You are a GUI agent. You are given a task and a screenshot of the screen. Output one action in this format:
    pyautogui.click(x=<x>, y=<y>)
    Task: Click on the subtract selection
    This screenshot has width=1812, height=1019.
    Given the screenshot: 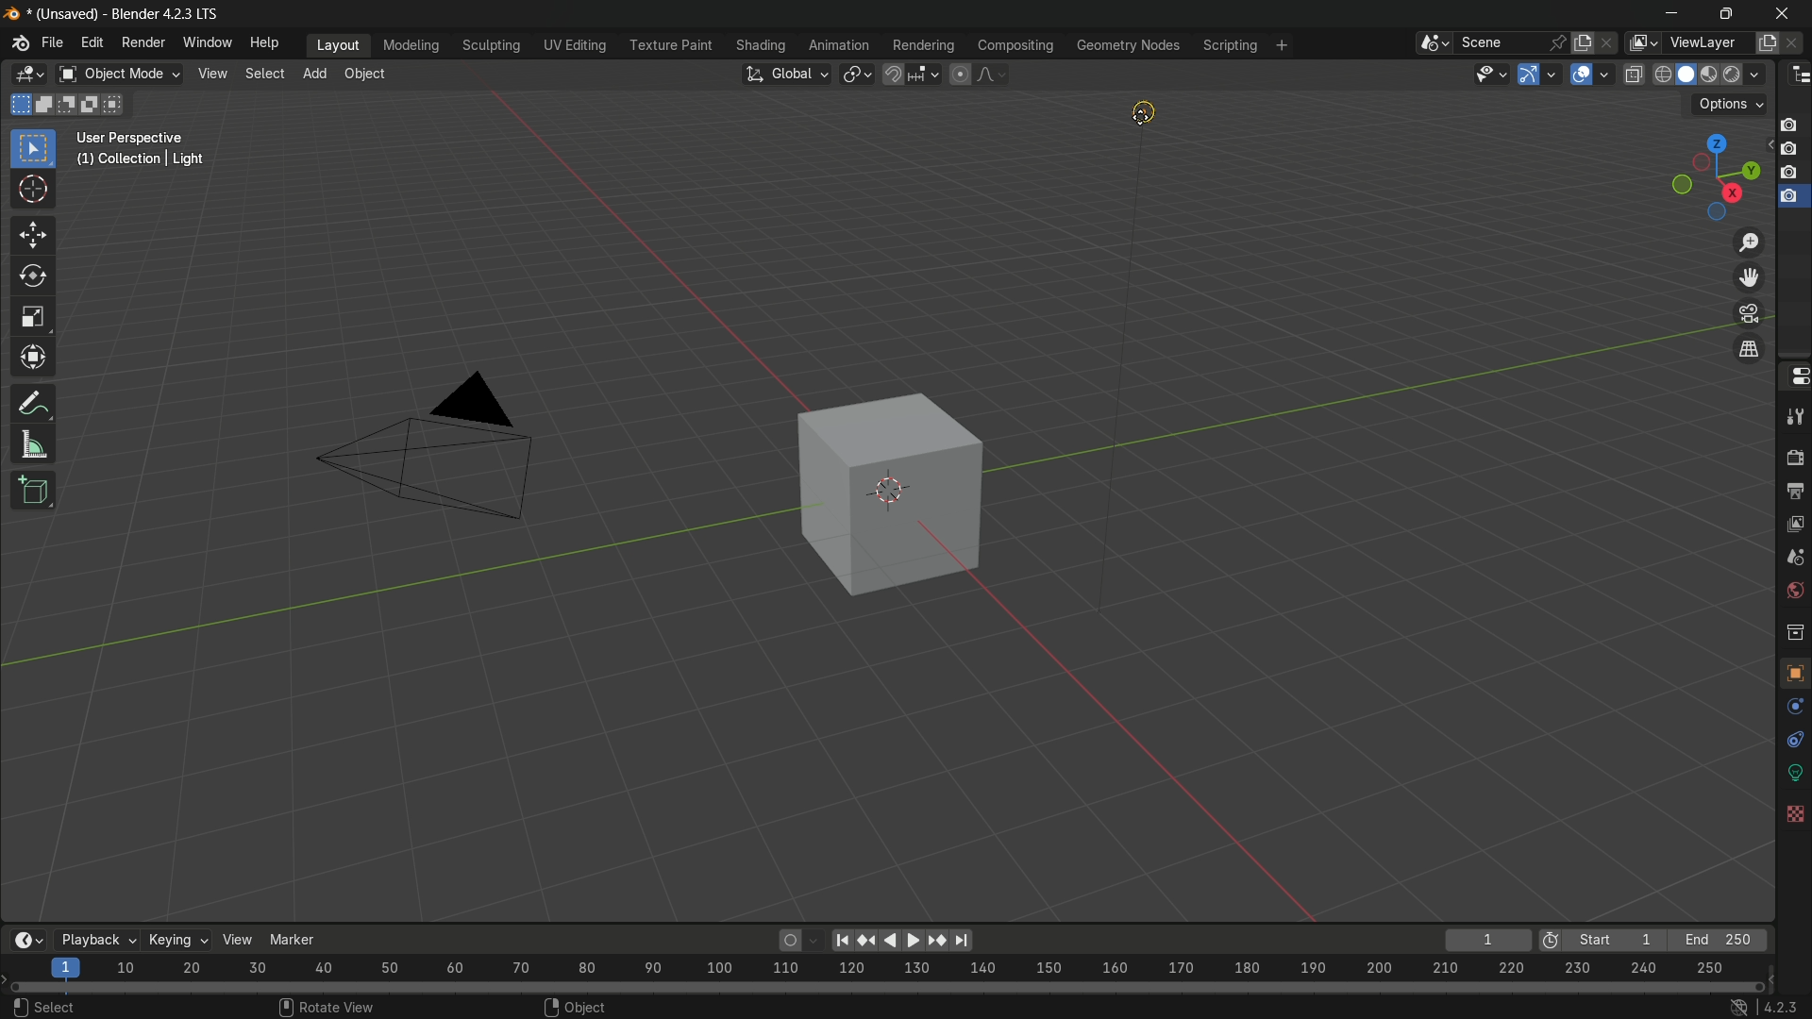 What is the action you would take?
    pyautogui.click(x=72, y=105)
    